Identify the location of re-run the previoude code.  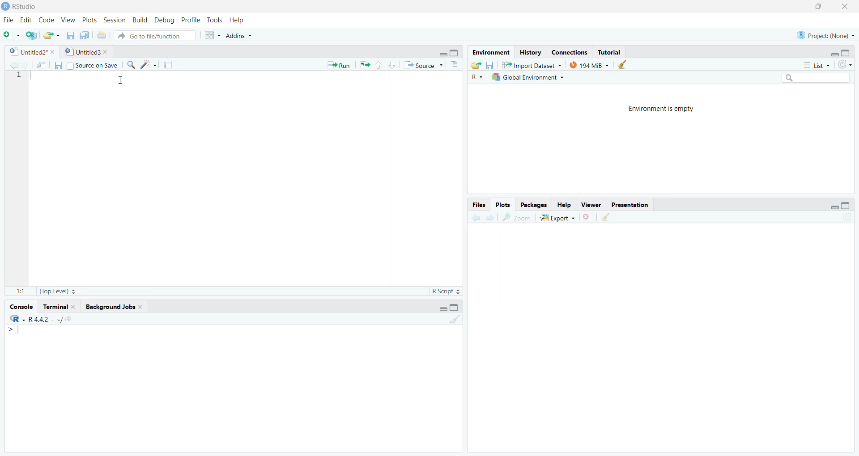
(365, 65).